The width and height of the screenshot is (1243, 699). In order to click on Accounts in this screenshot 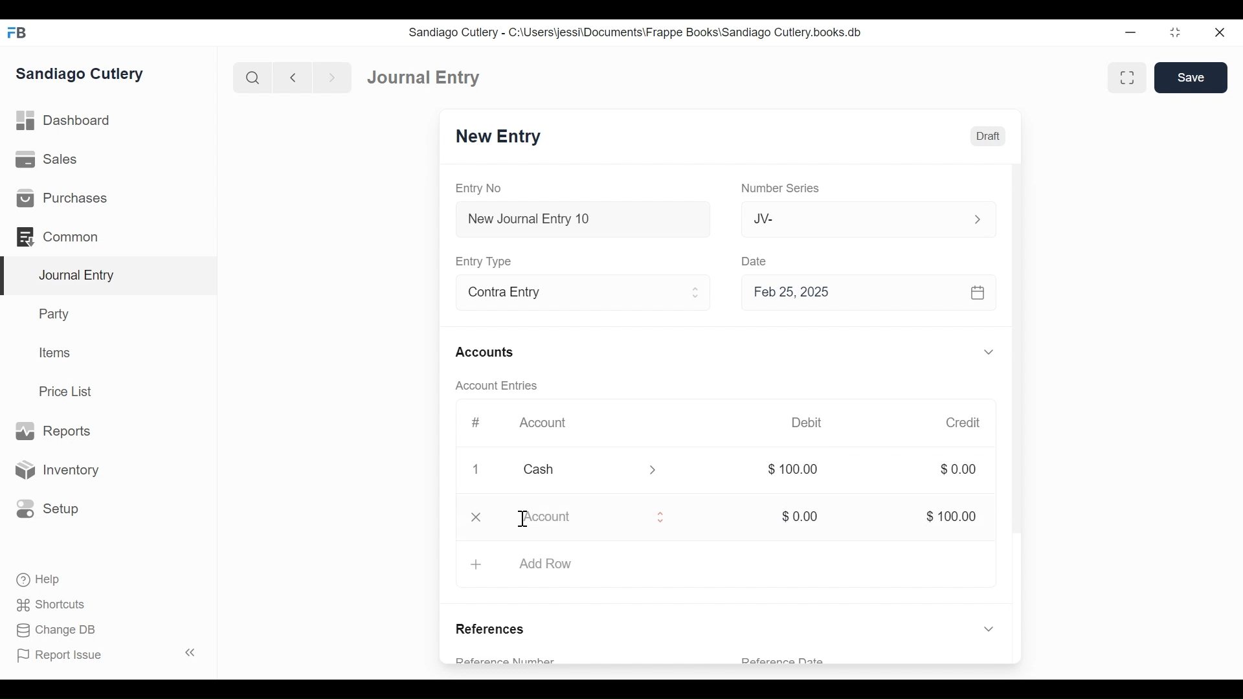, I will do `click(487, 352)`.